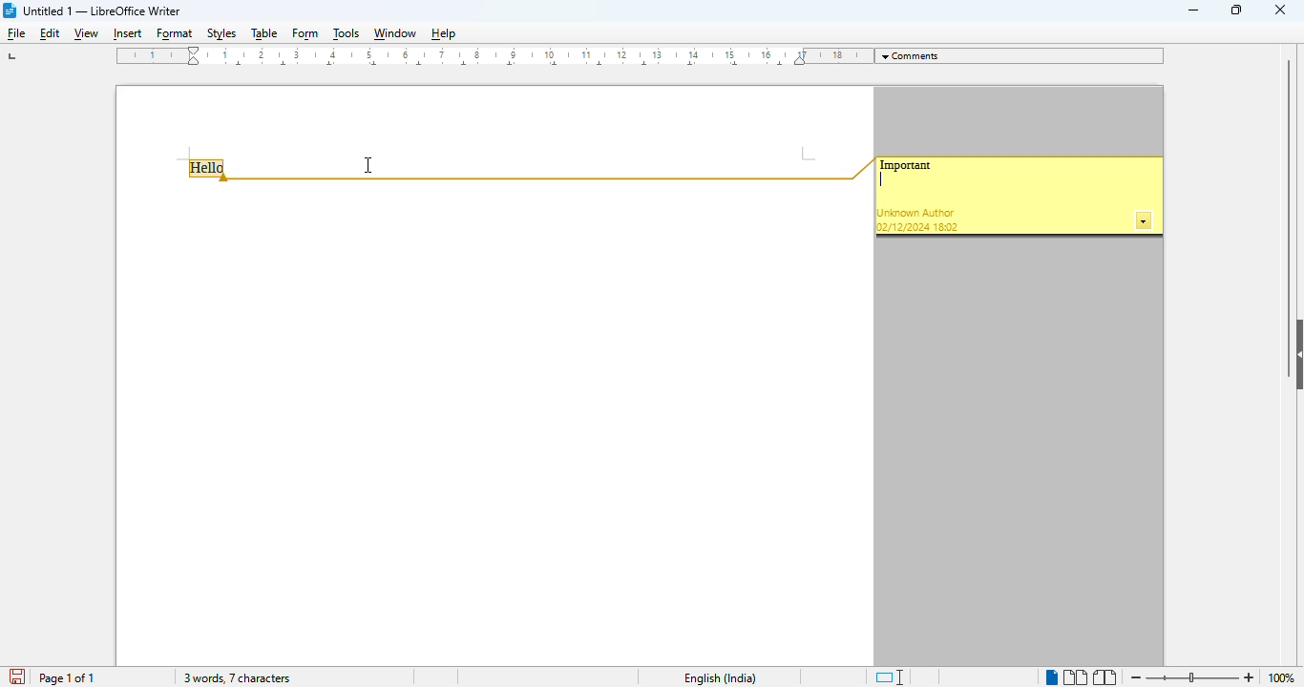 This screenshot has width=1304, height=687. I want to click on single-page view, so click(1051, 678).